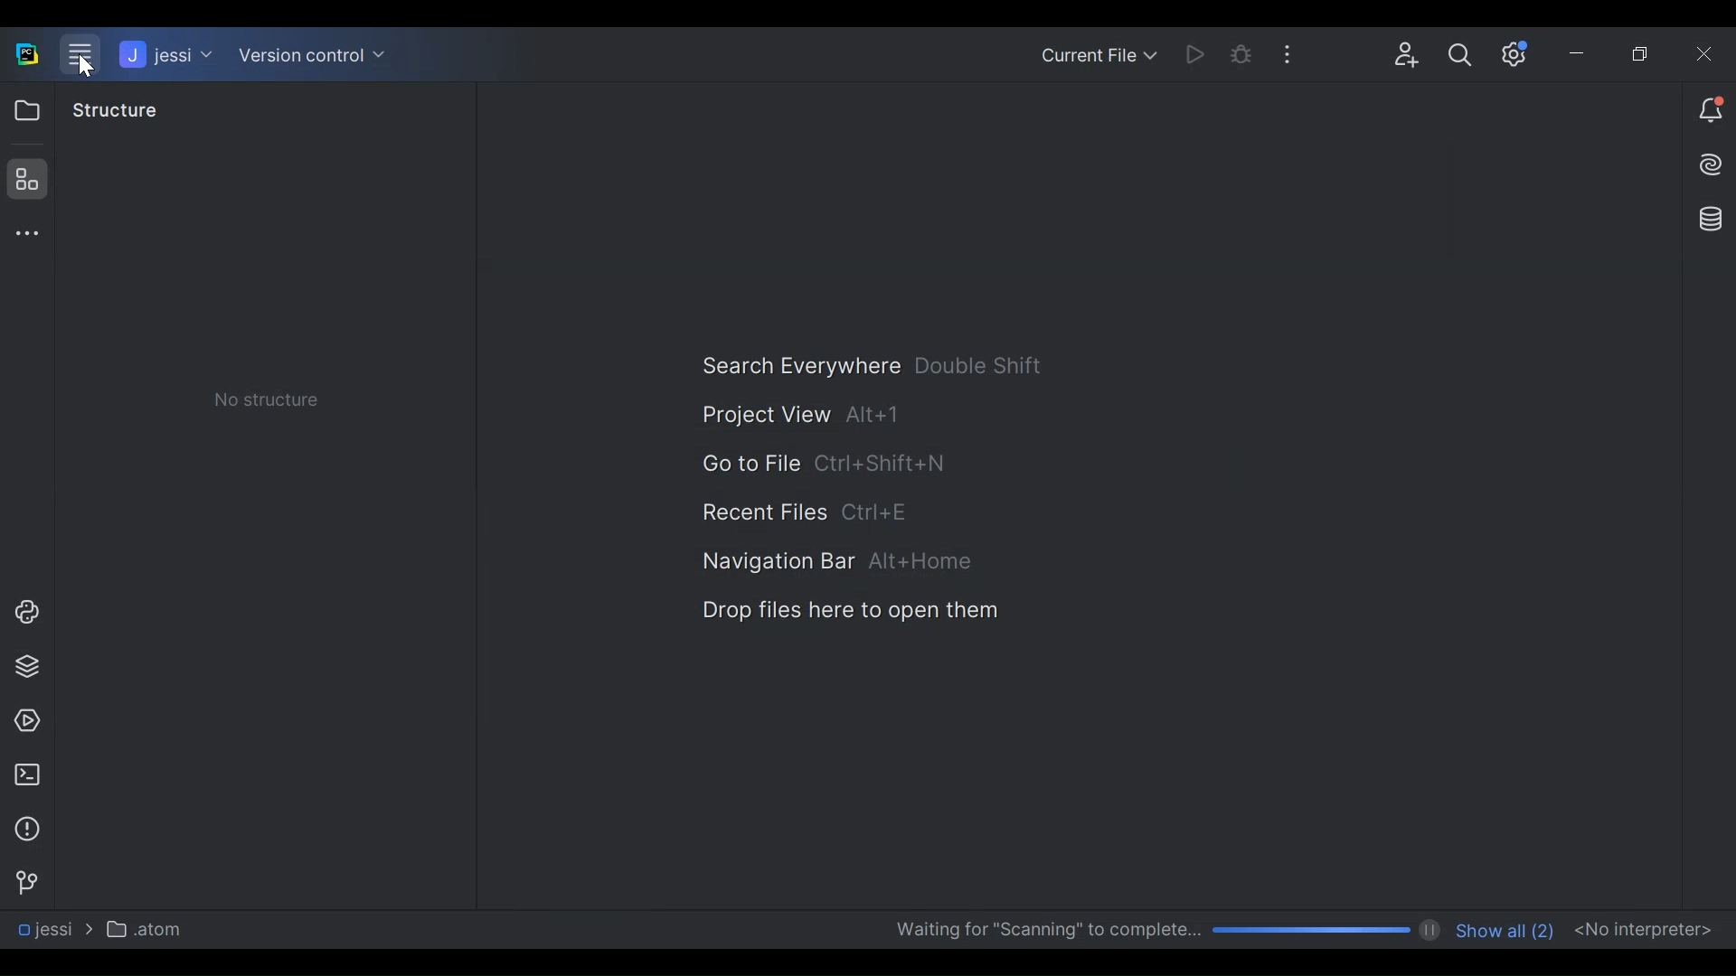 Image resolution: width=1736 pixels, height=976 pixels. What do you see at coordinates (101, 930) in the screenshot?
I see `Navigation` at bounding box center [101, 930].